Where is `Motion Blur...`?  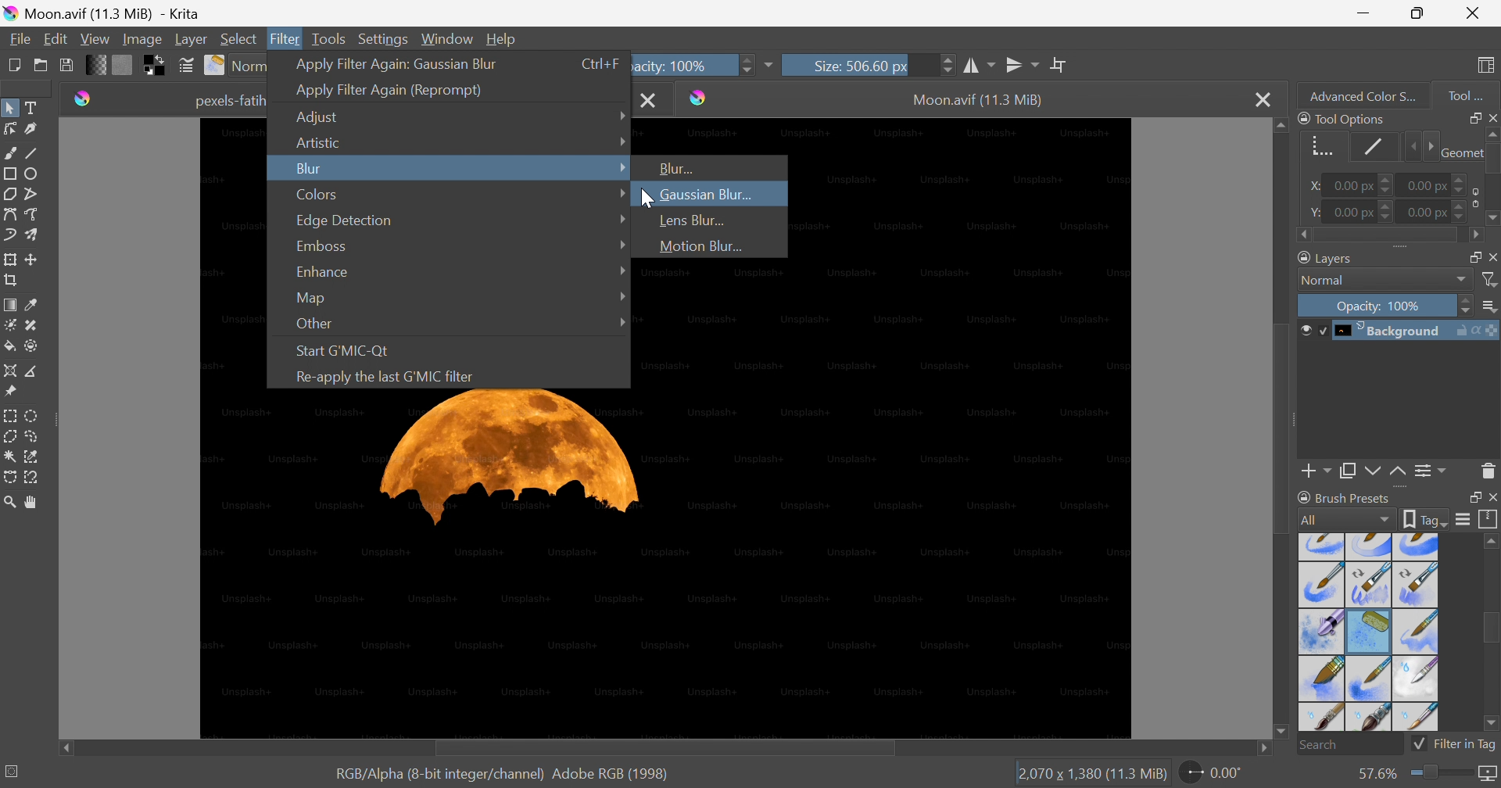
Motion Blur... is located at coordinates (702, 246).